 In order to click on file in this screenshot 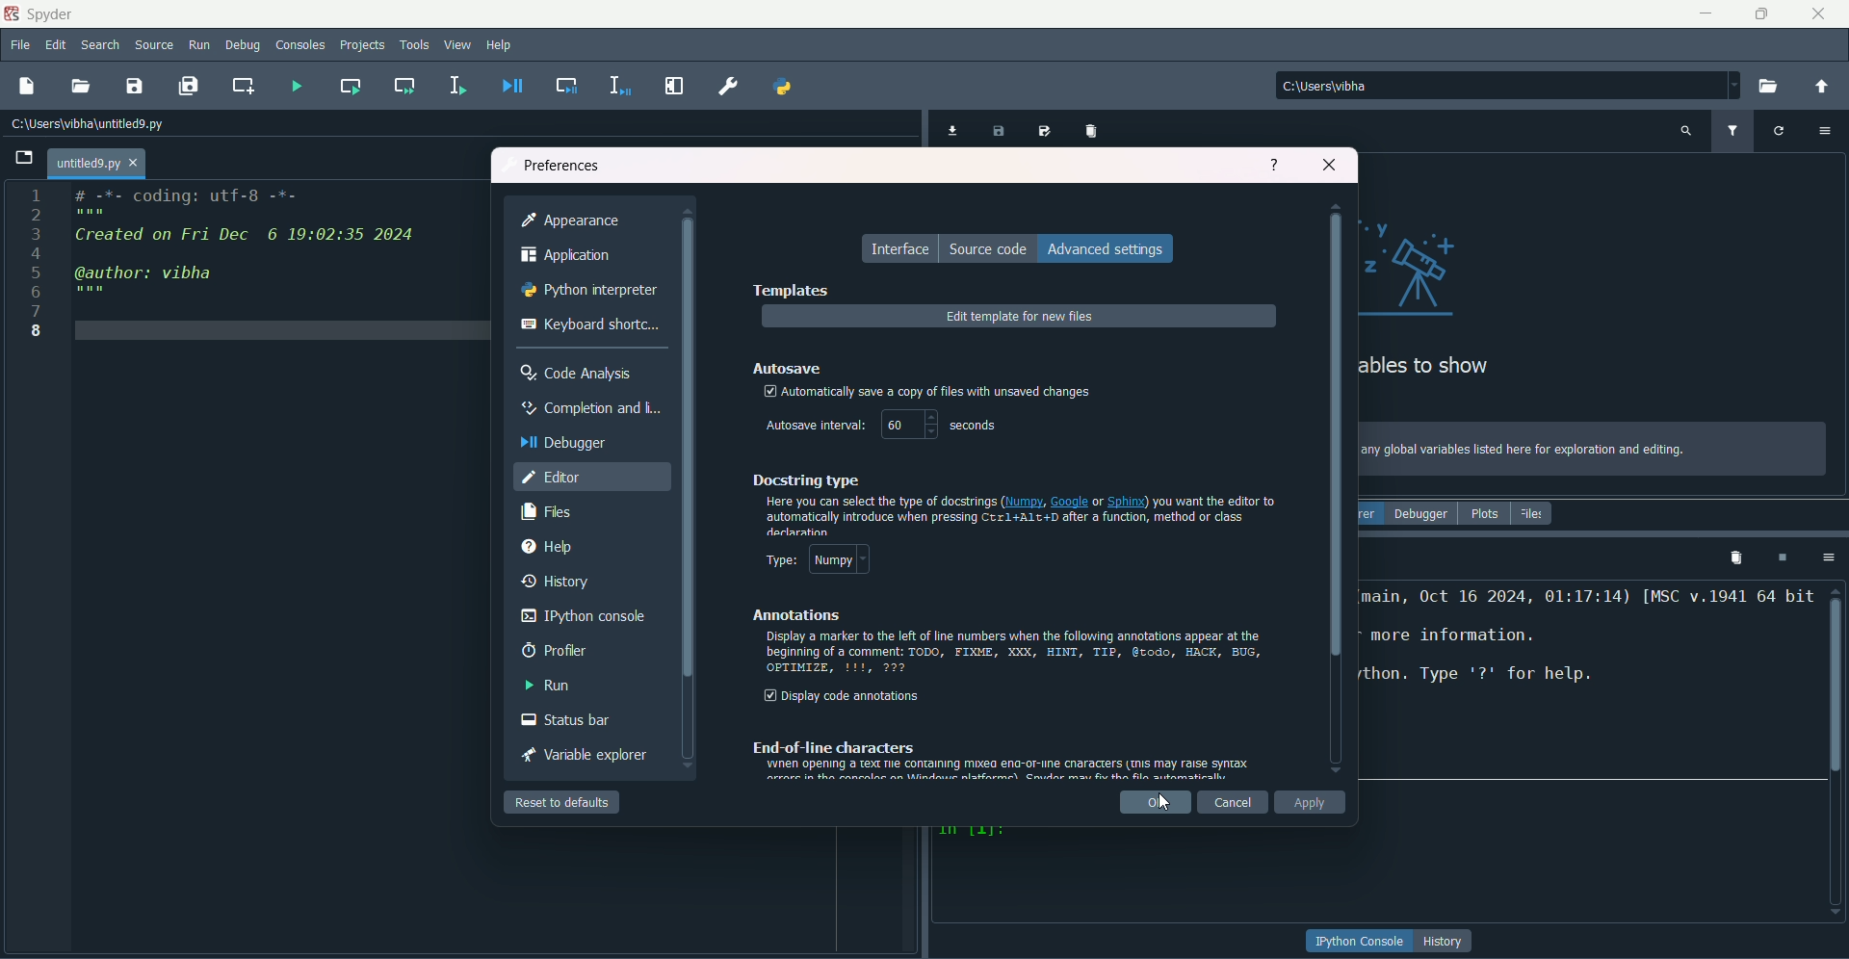, I will do `click(21, 46)`.